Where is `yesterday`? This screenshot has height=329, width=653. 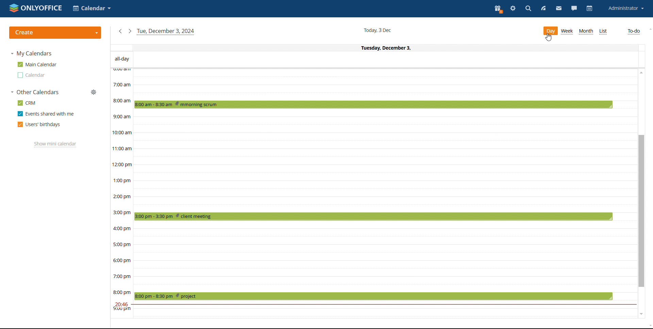
yesterday is located at coordinates (120, 31).